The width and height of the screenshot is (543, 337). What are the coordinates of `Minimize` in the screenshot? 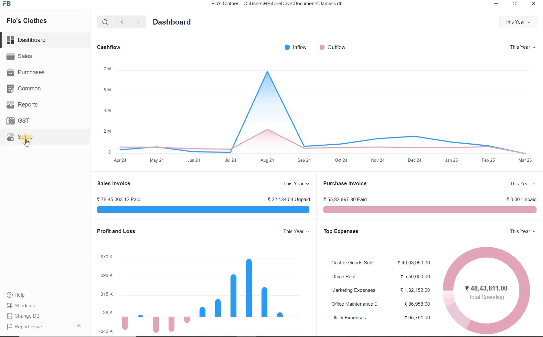 It's located at (496, 4).